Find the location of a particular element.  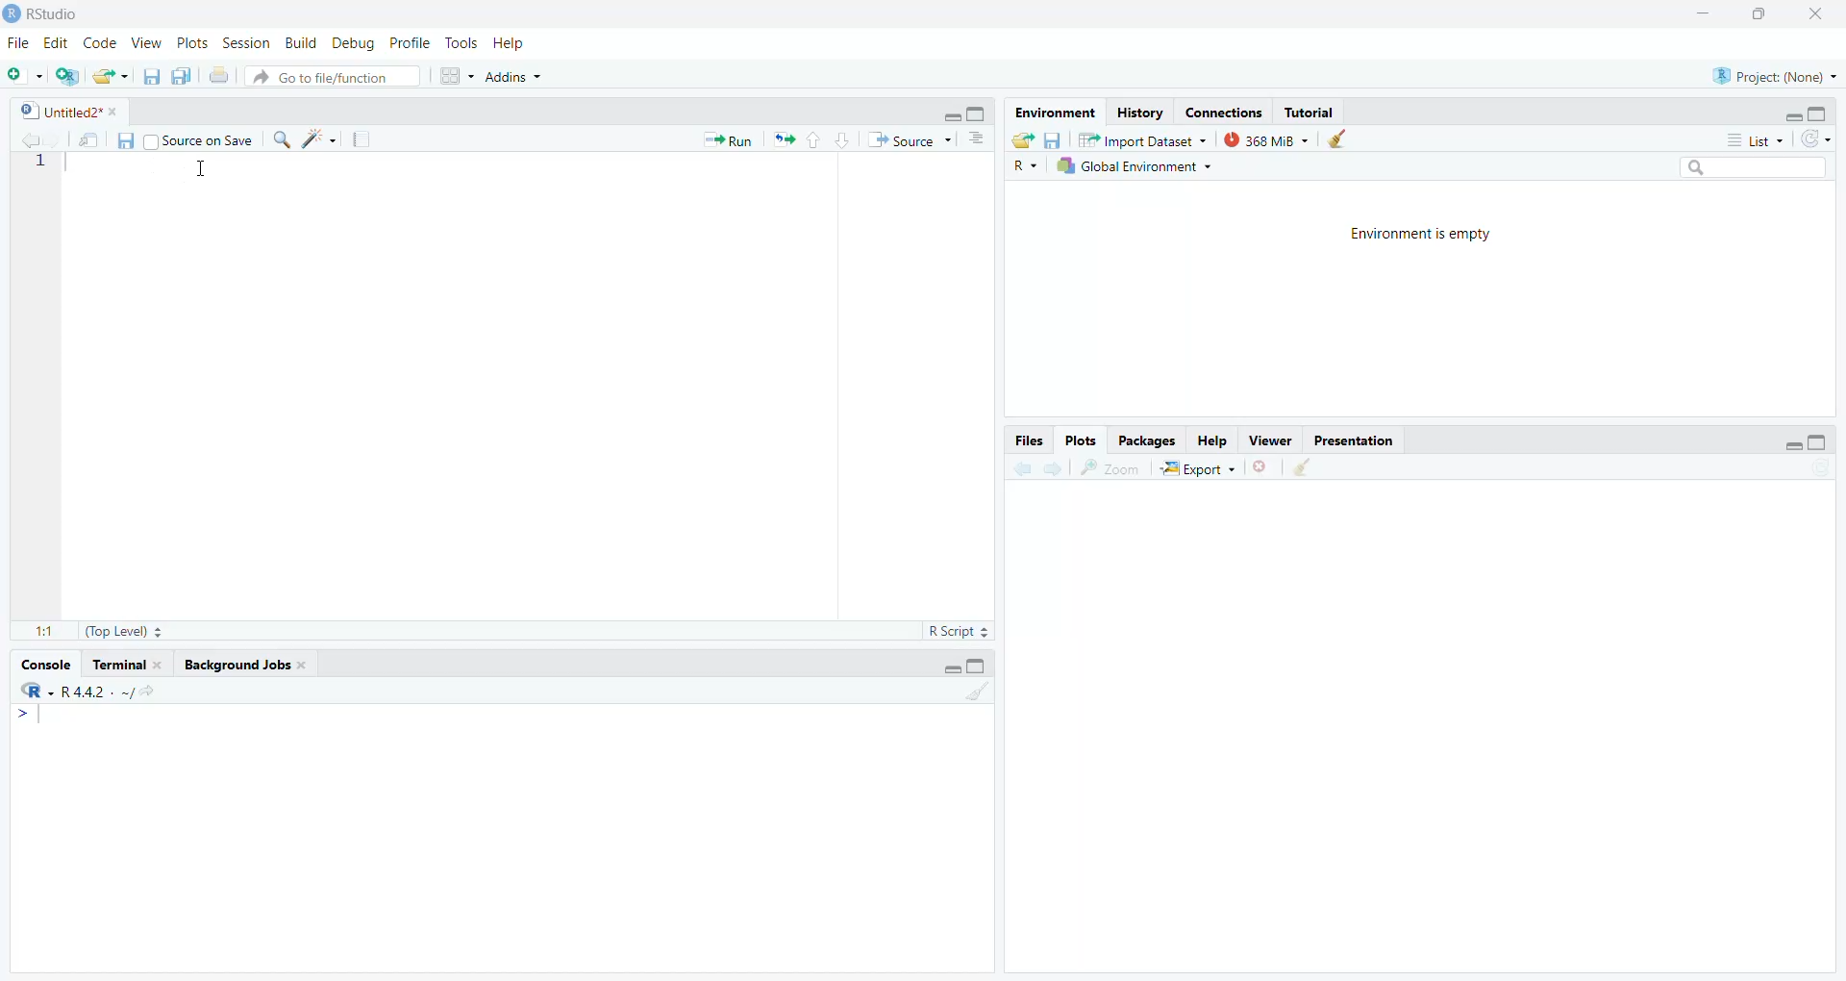

Console is located at coordinates (43, 663).